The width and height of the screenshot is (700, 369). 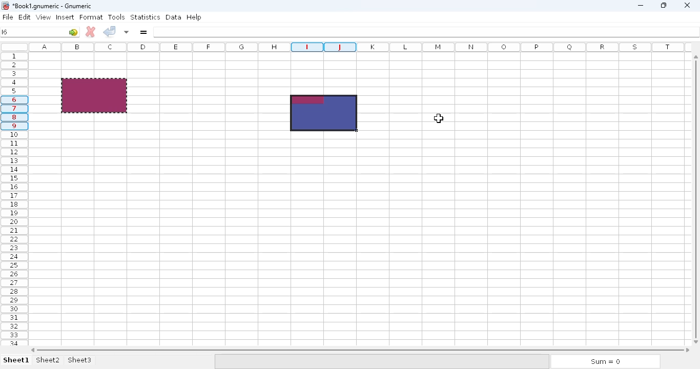 I want to click on help, so click(x=194, y=17).